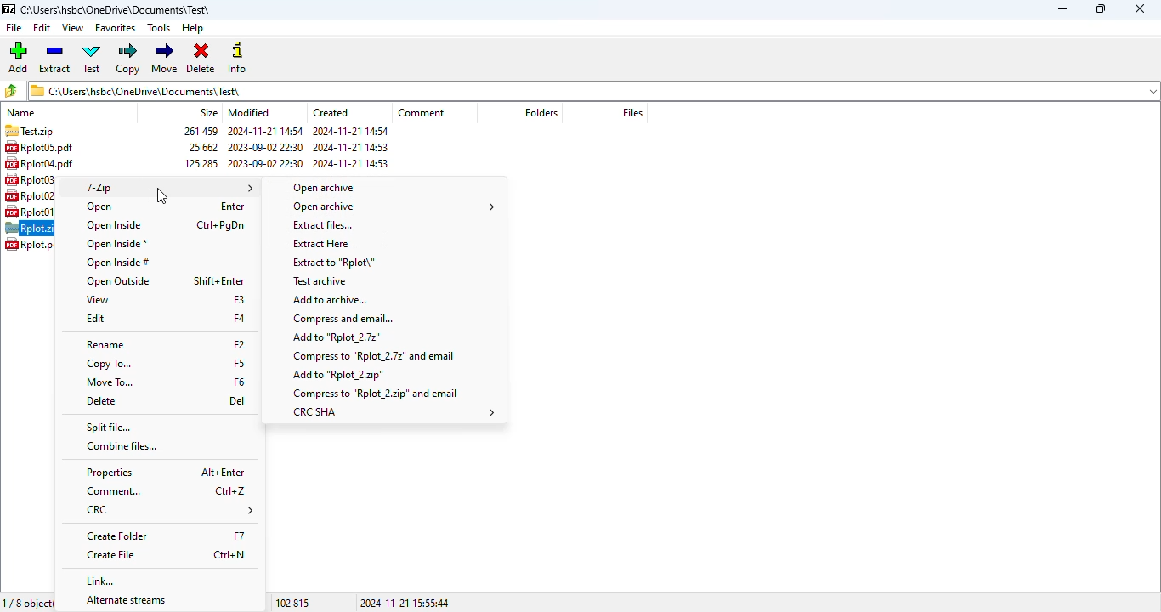  Describe the element at coordinates (110, 382) in the screenshot. I see `move to` at that location.